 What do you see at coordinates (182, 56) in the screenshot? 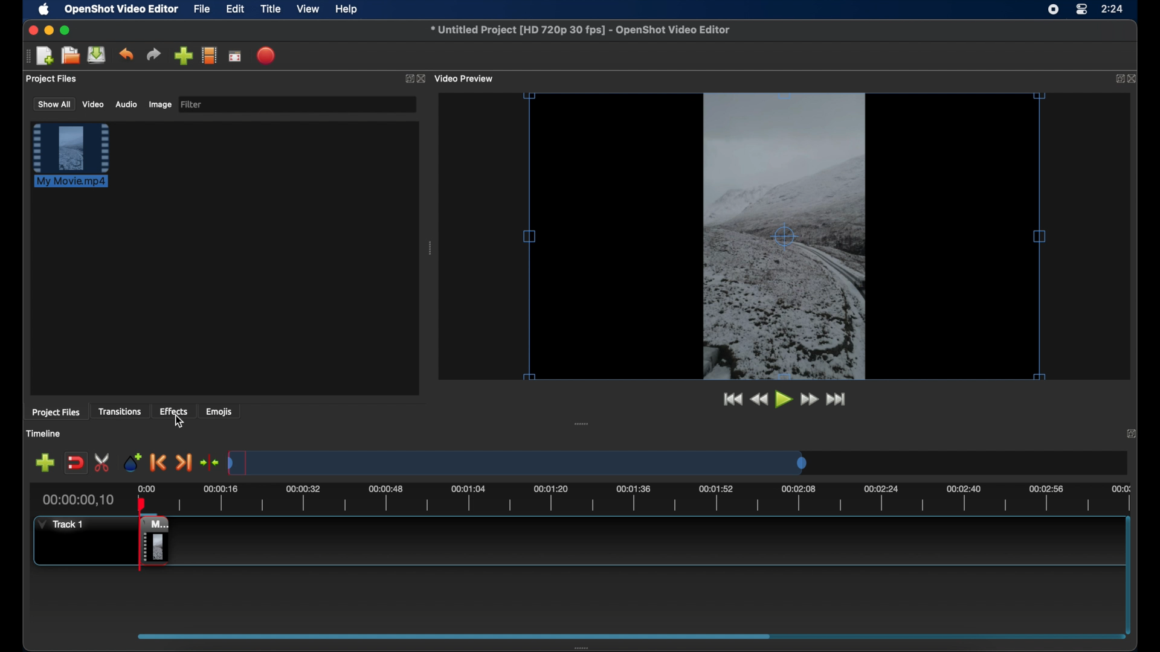
I see `import files` at bounding box center [182, 56].